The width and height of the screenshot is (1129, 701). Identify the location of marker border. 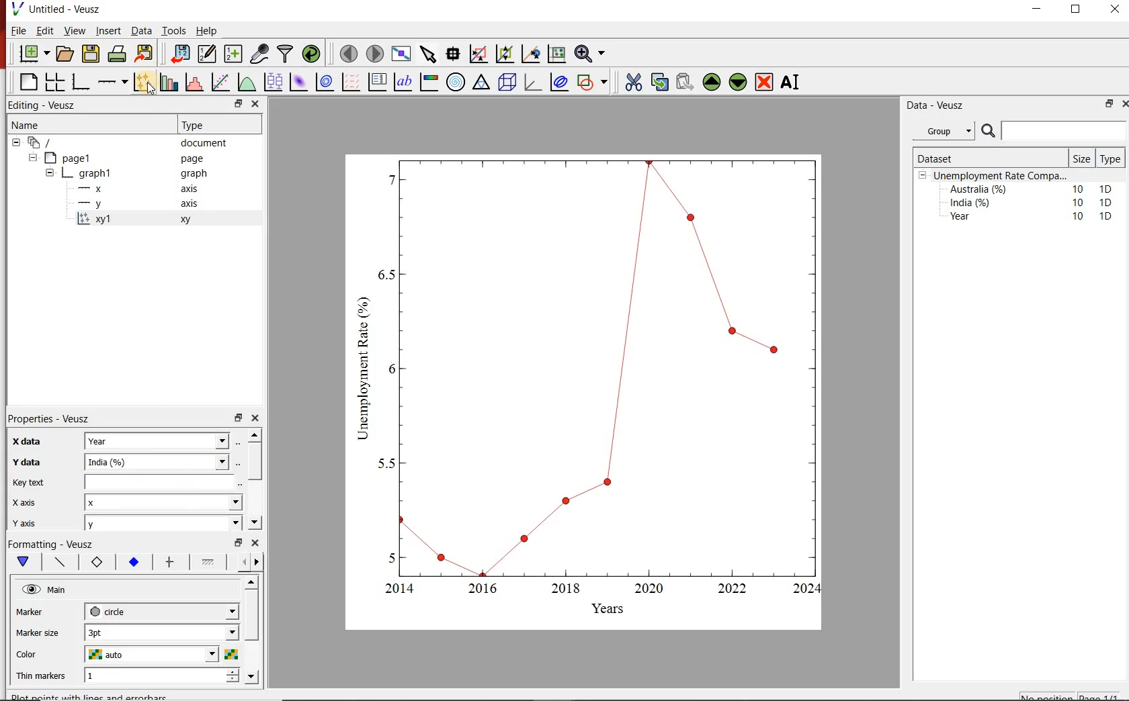
(96, 563).